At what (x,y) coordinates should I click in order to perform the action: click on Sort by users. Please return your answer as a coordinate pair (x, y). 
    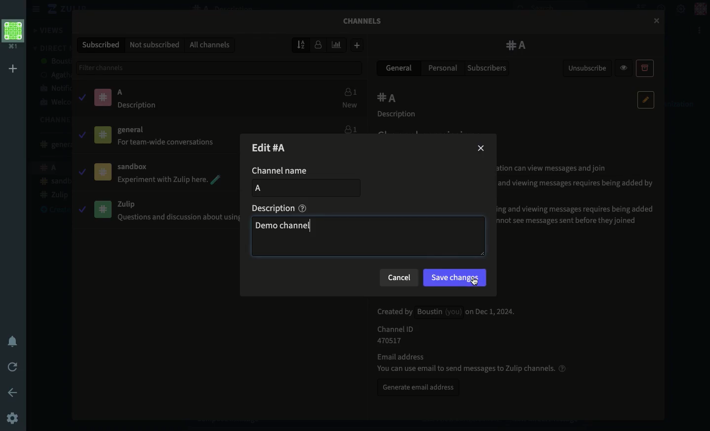
    Looking at the image, I should click on (318, 44).